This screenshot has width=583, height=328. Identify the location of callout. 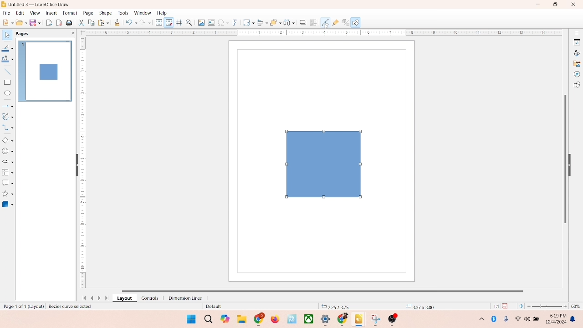
(7, 183).